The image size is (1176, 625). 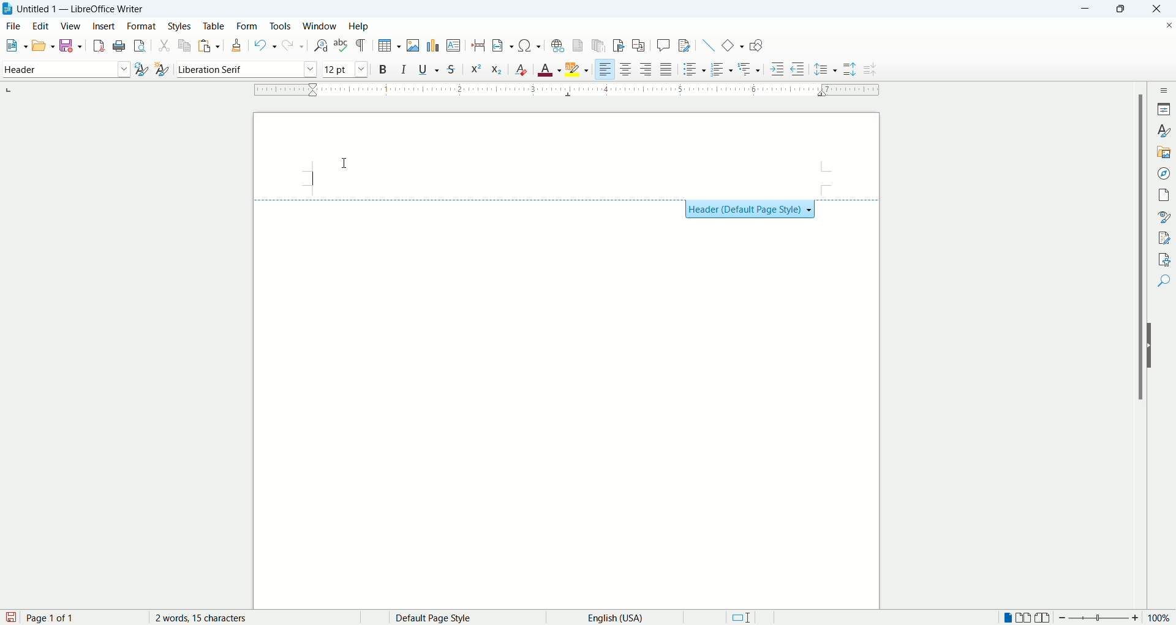 What do you see at coordinates (281, 26) in the screenshot?
I see `tools` at bounding box center [281, 26].